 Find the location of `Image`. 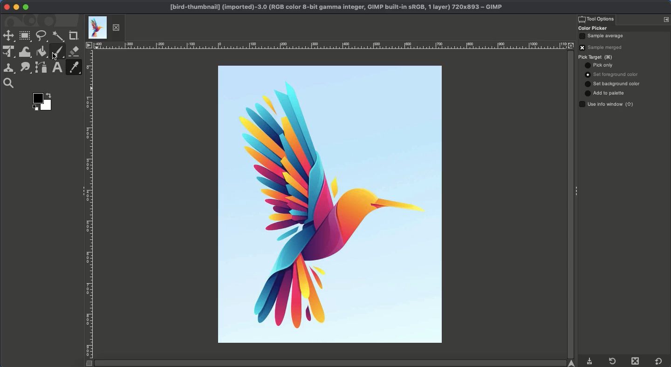

Image is located at coordinates (326, 204).